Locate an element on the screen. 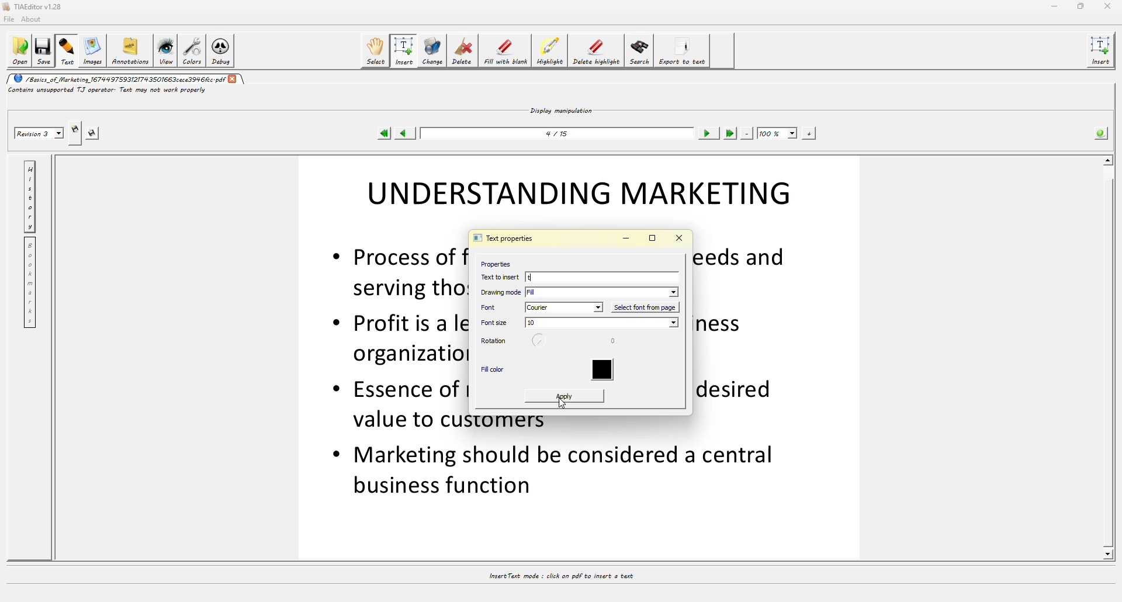 This screenshot has height=602, width=1122. color is located at coordinates (607, 371).